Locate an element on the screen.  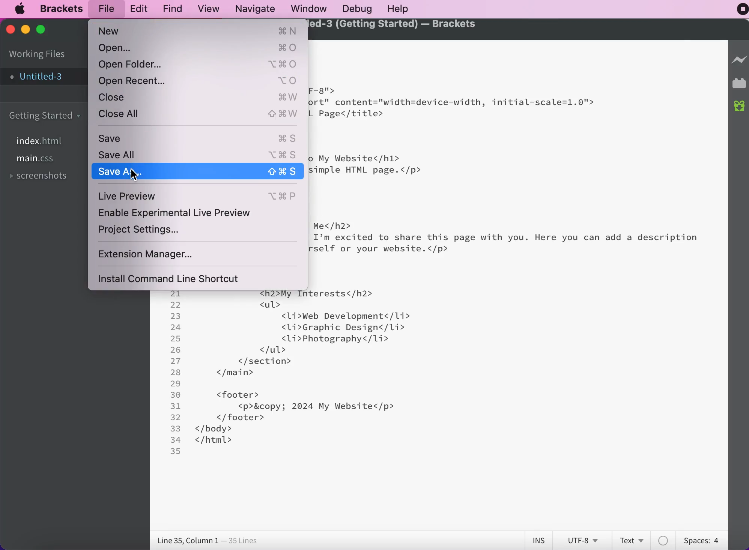
save as is located at coordinates (198, 171).